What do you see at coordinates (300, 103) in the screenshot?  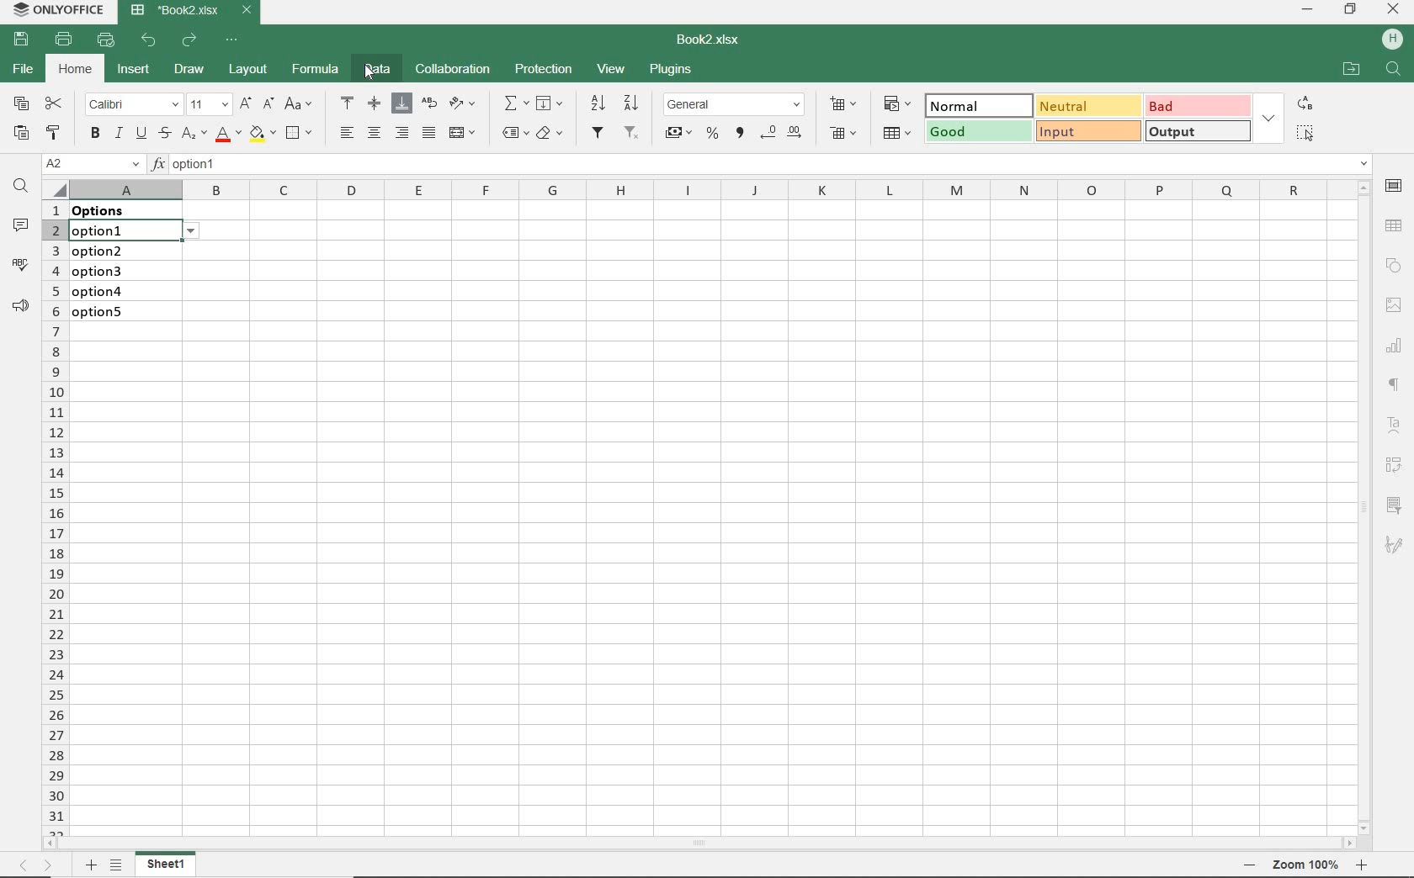 I see `CHANGE CASE` at bounding box center [300, 103].